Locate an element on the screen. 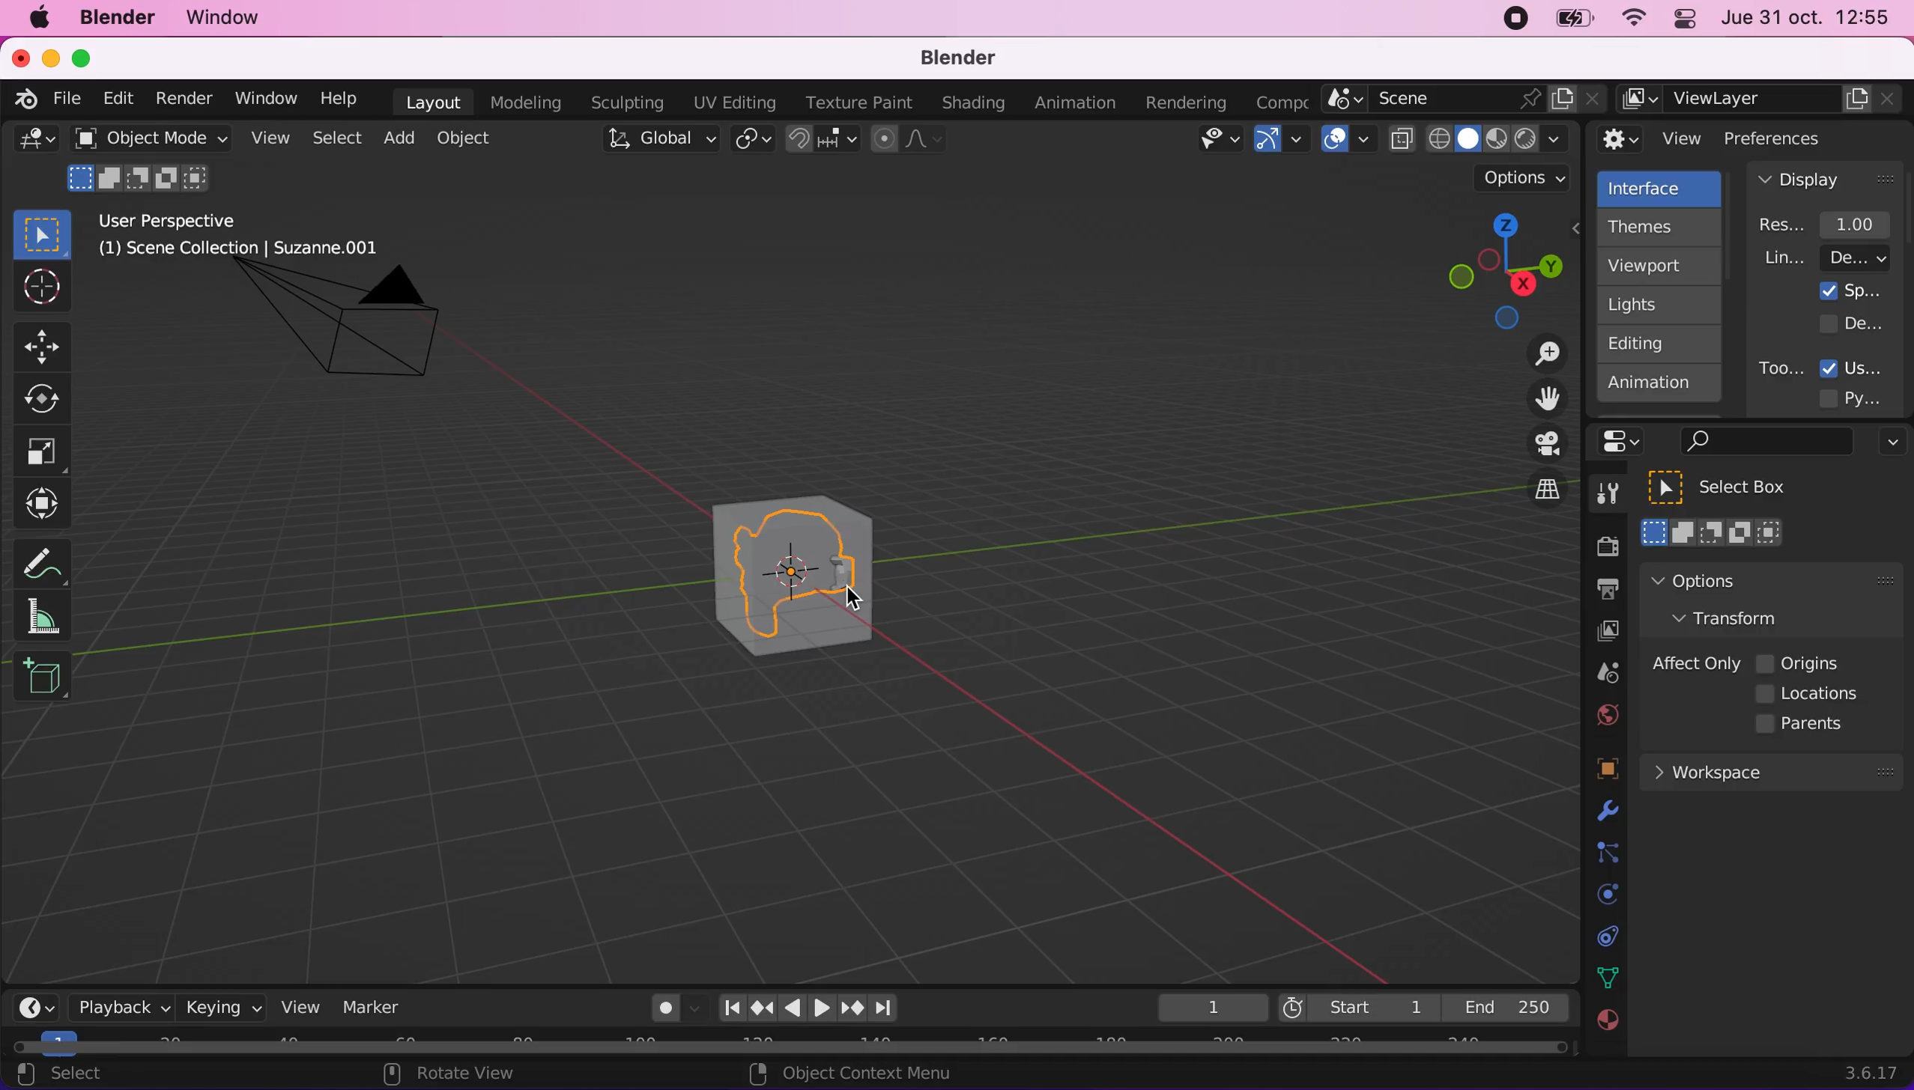  select box mode is located at coordinates (1713, 532).